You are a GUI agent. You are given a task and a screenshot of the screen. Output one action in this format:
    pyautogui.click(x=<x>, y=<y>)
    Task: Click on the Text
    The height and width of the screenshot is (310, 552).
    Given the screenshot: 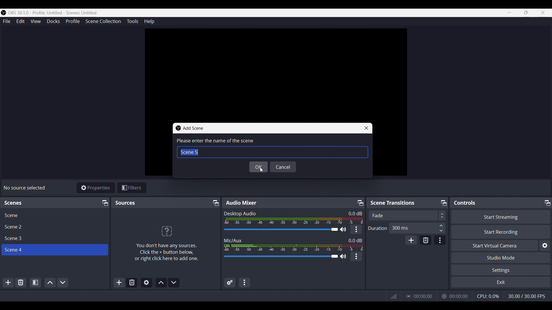 What is the action you would take?
    pyautogui.click(x=24, y=188)
    